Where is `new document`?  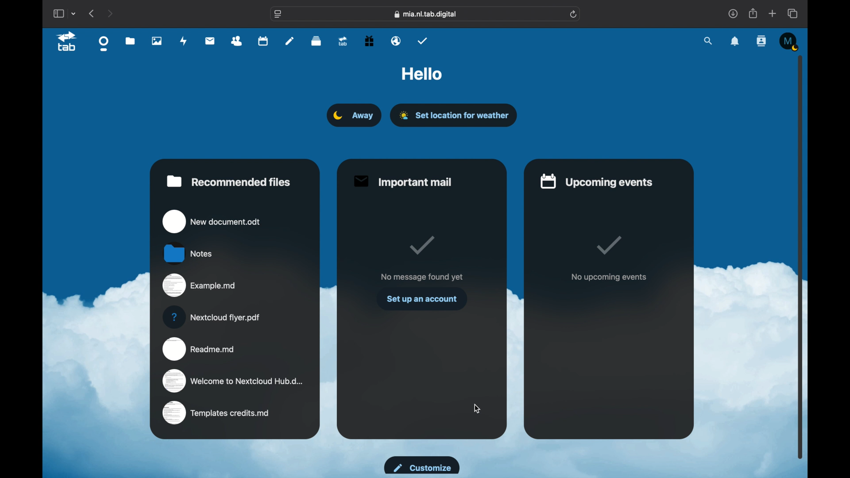
new document is located at coordinates (212, 221).